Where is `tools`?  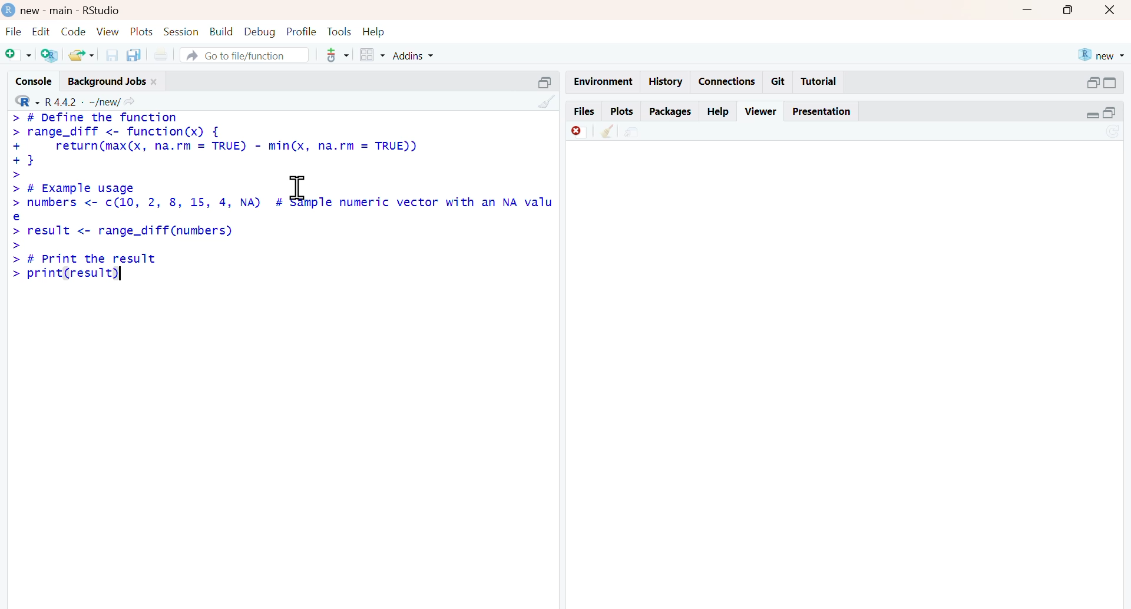 tools is located at coordinates (340, 31).